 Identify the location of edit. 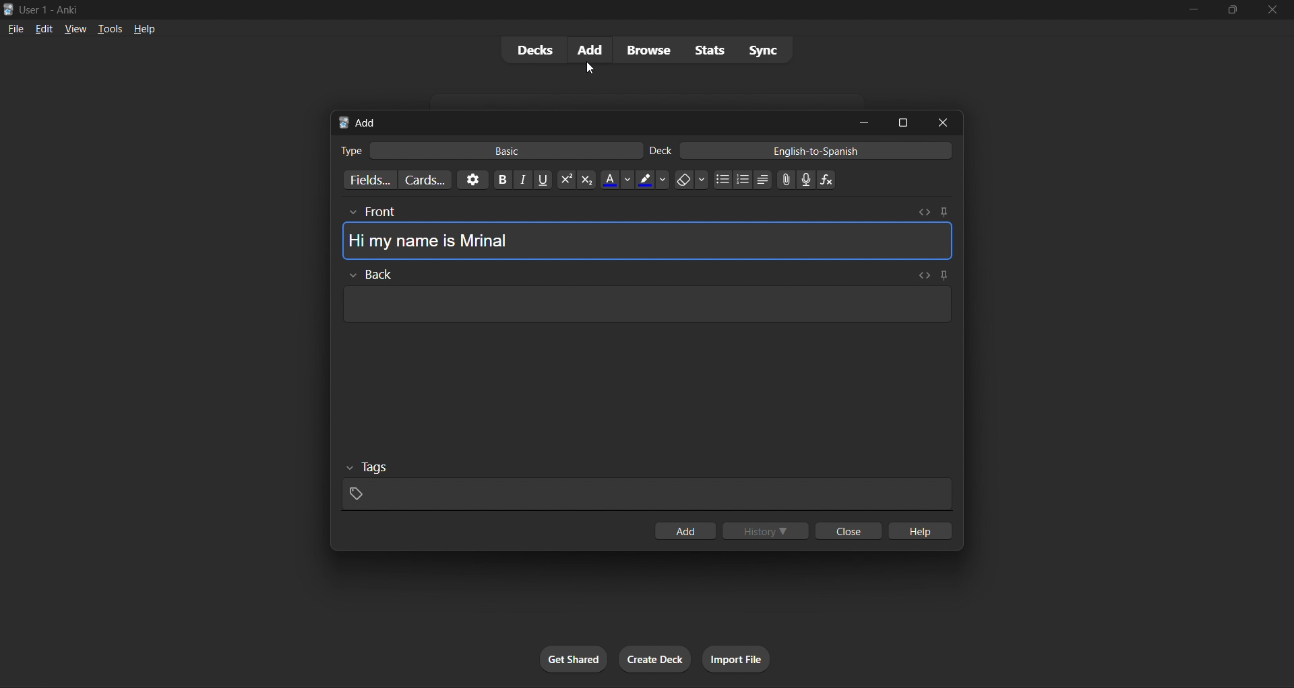
(40, 26).